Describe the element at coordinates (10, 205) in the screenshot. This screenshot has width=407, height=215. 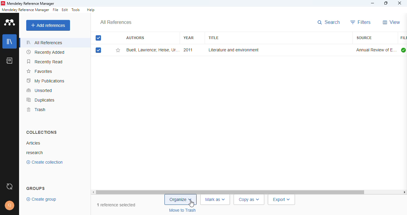
I see `profile` at that location.